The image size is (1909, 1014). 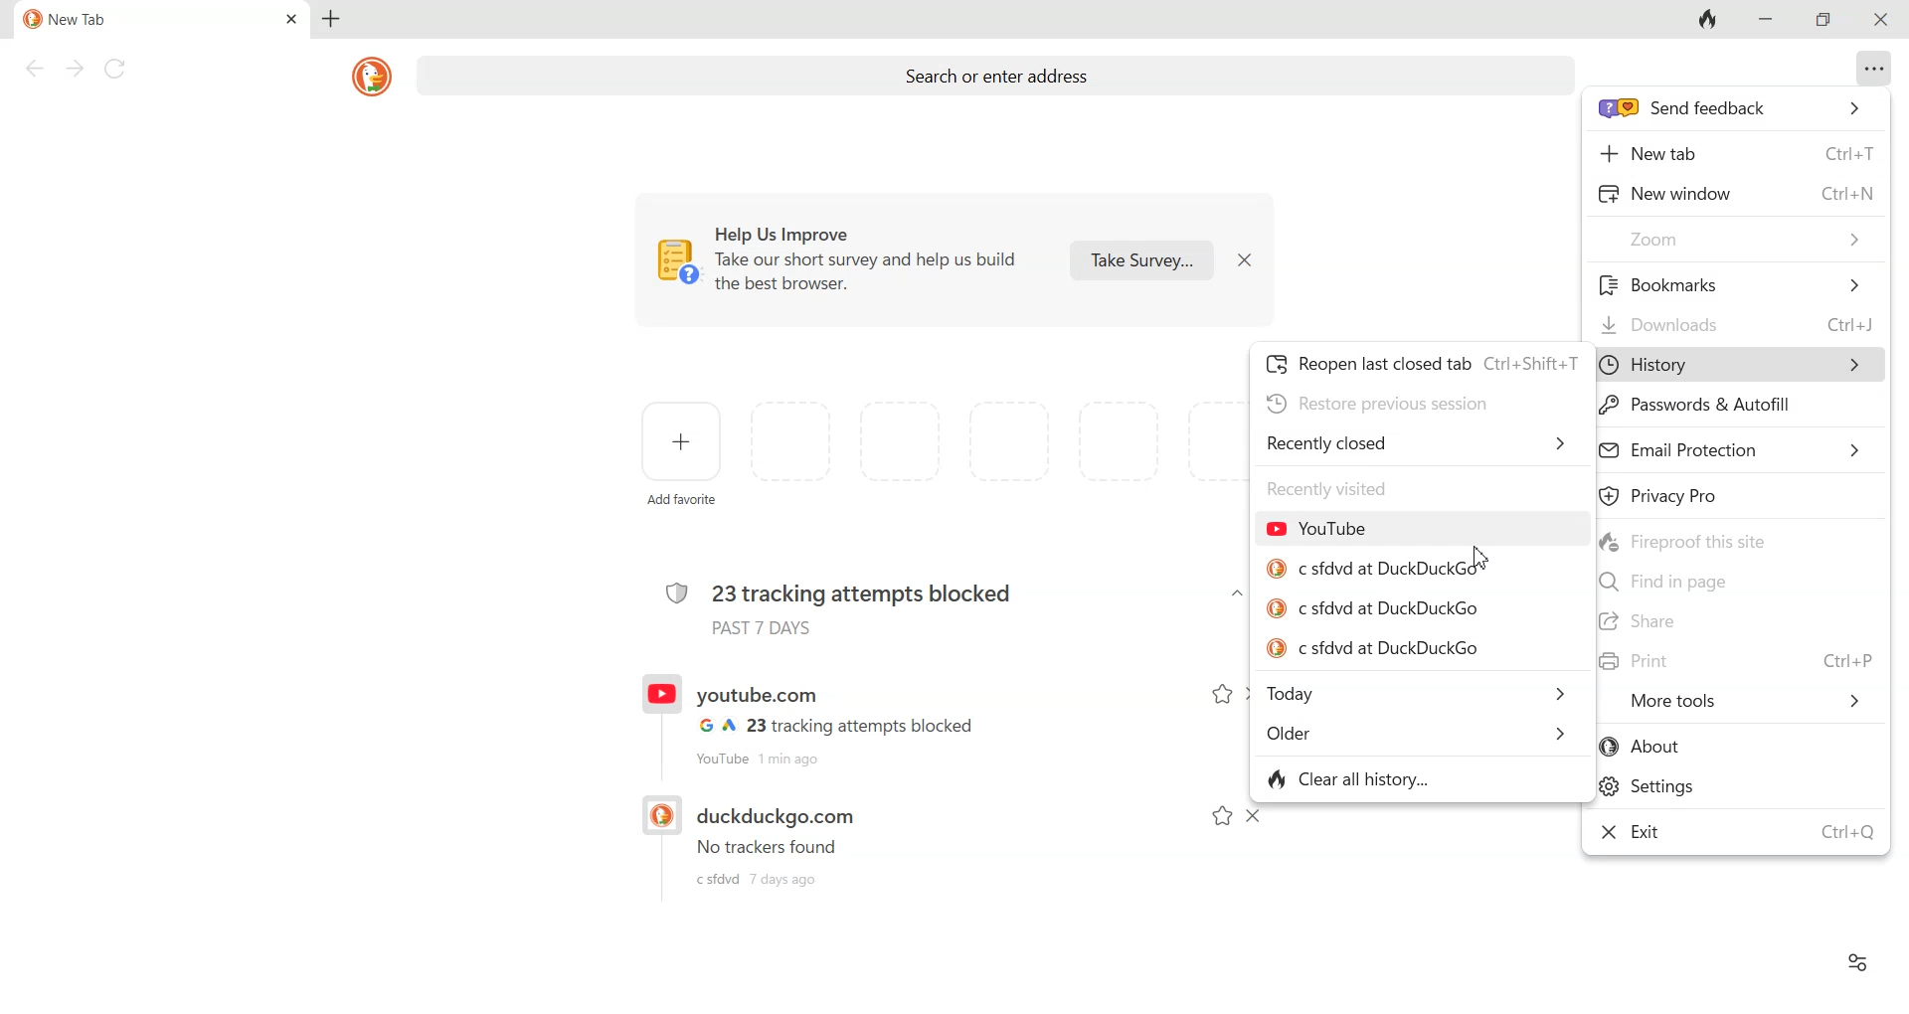 What do you see at coordinates (130, 19) in the screenshot?
I see `Current tab` at bounding box center [130, 19].